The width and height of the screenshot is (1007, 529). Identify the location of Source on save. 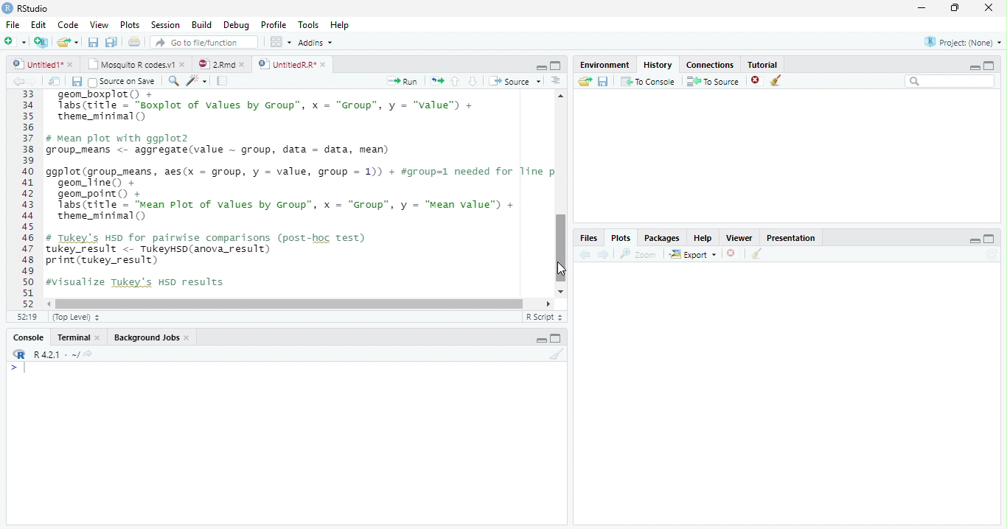
(125, 82).